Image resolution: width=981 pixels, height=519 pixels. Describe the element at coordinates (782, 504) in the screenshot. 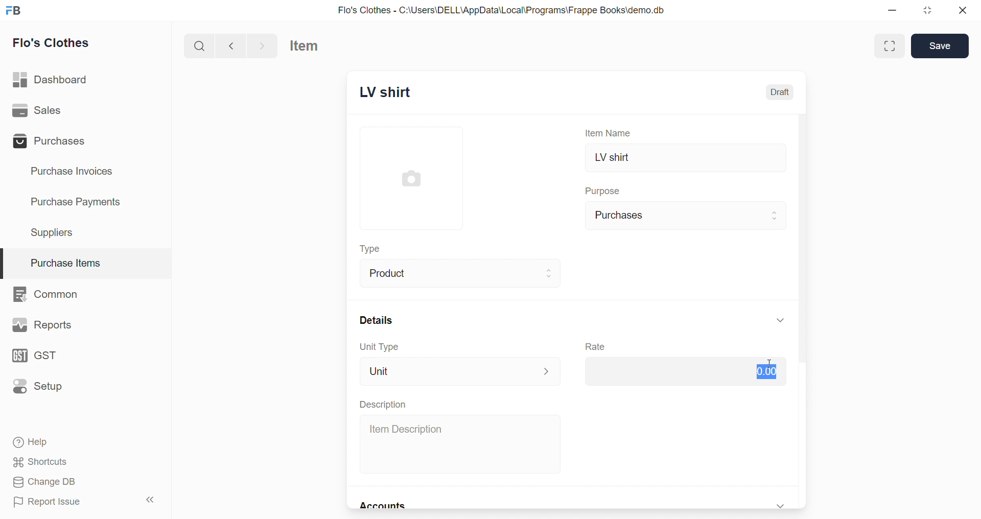

I see `expand/collapse` at that location.